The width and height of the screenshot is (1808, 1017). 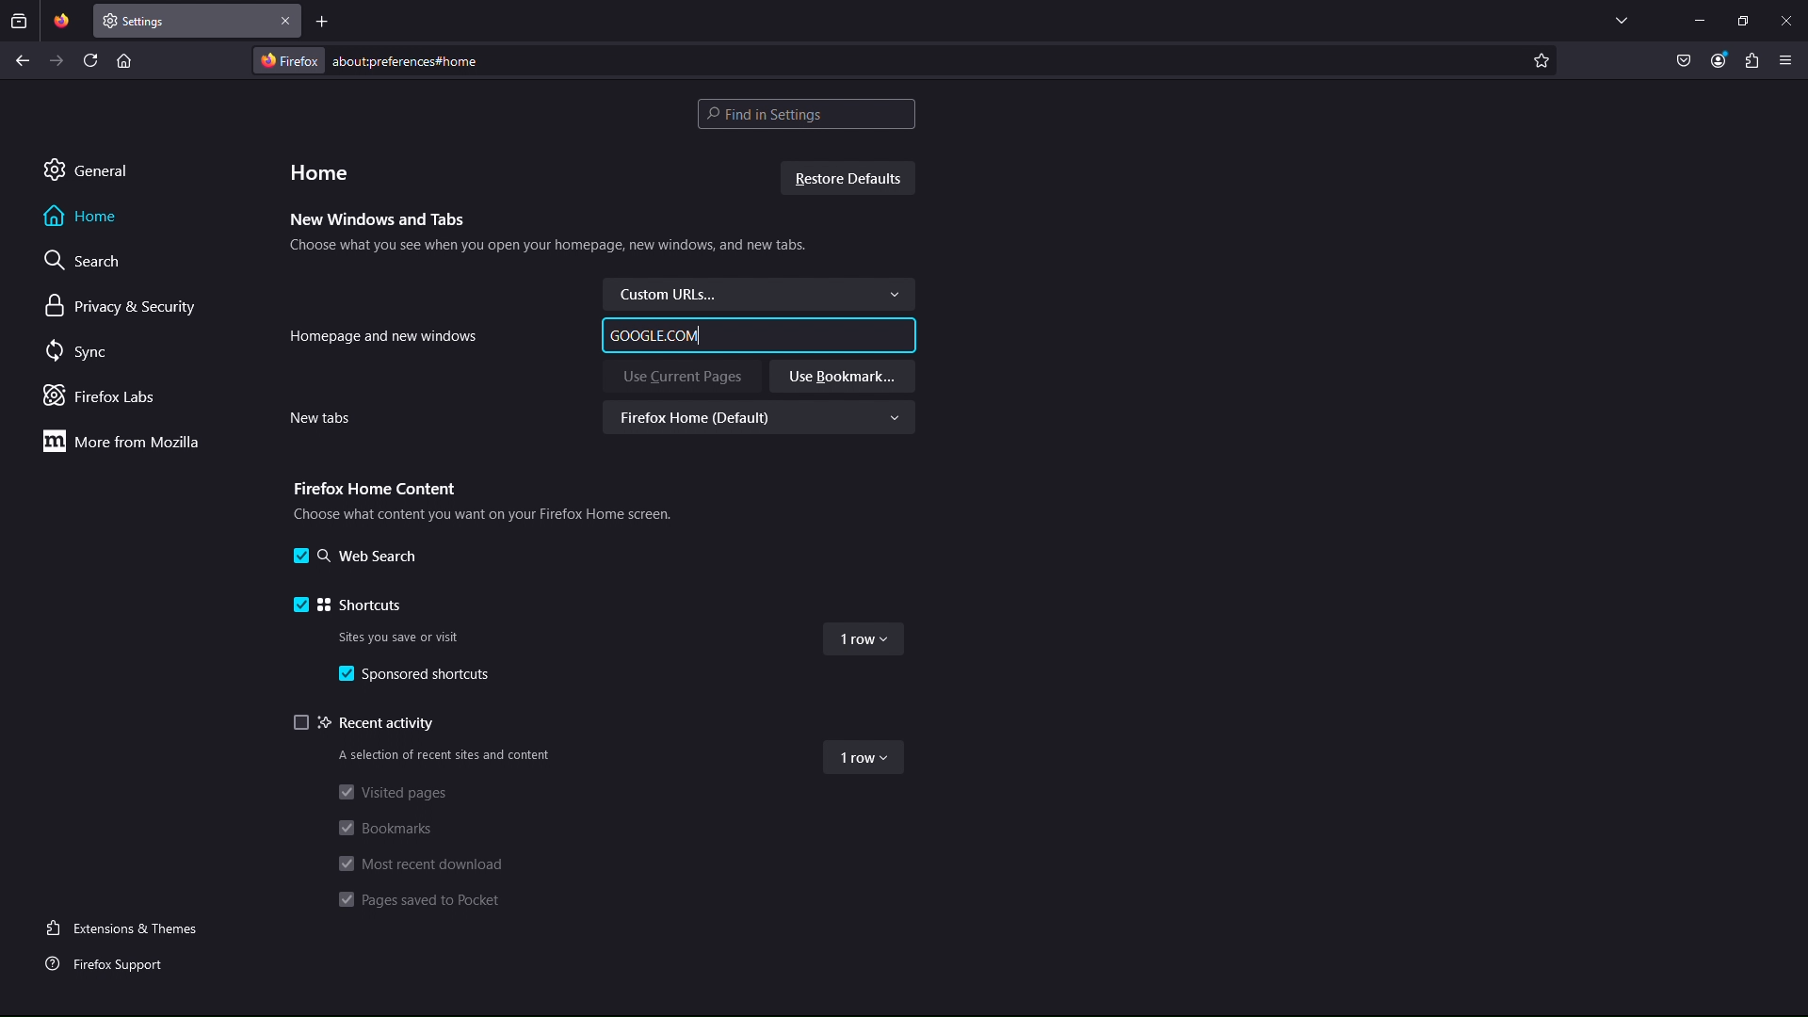 I want to click on Choose what content you want on your Firefox Home screen, so click(x=477, y=513).